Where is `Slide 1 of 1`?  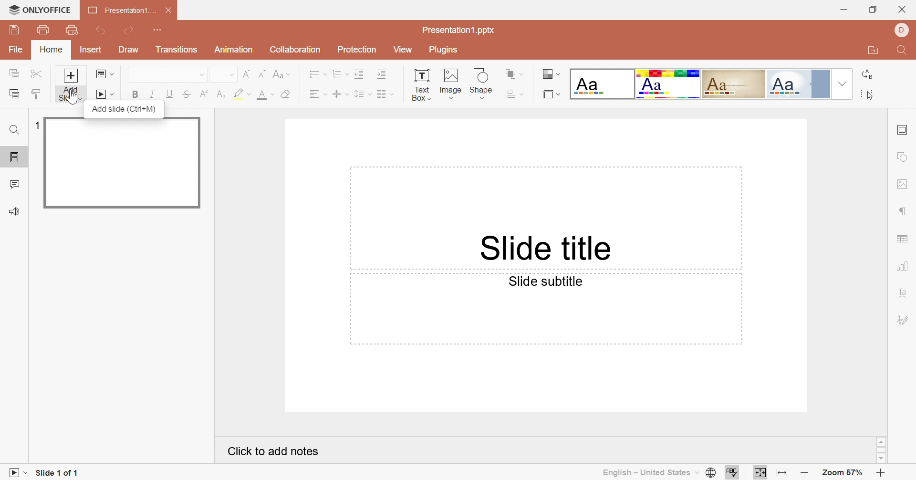 Slide 1 of 1 is located at coordinates (58, 473).